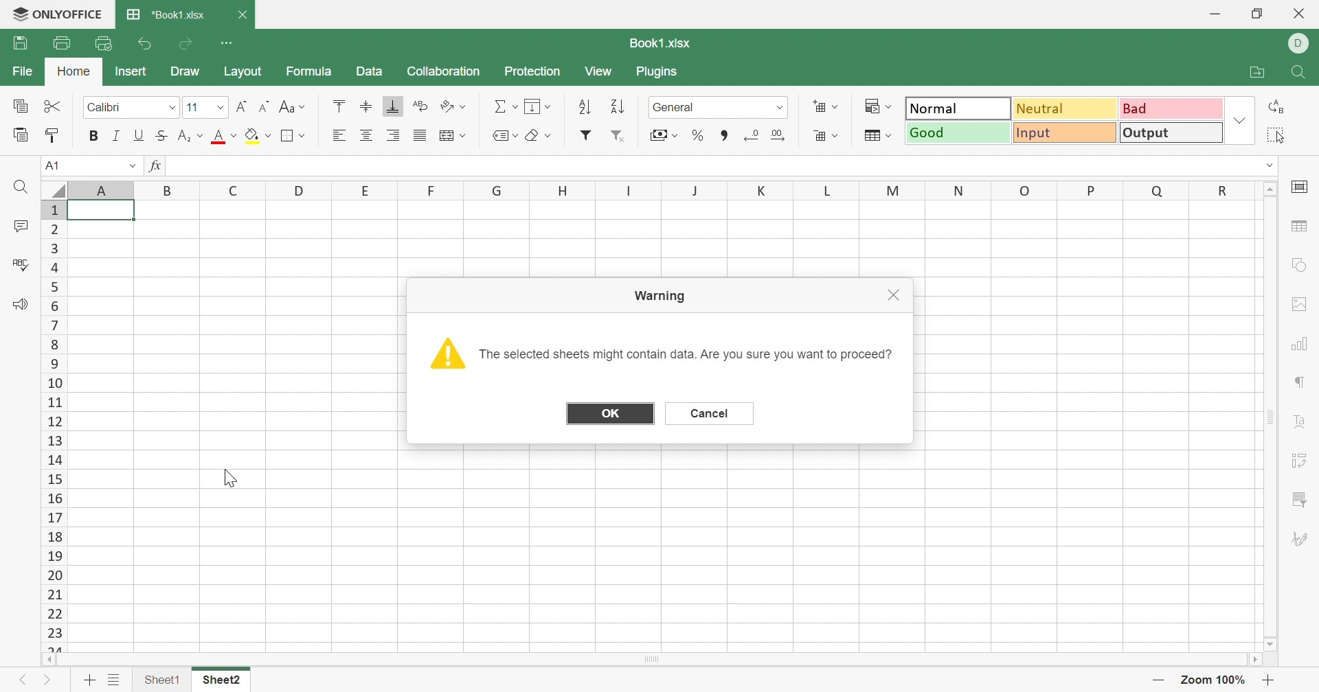 The image size is (1319, 692). What do you see at coordinates (1300, 417) in the screenshot?
I see `Text Art settings` at bounding box center [1300, 417].